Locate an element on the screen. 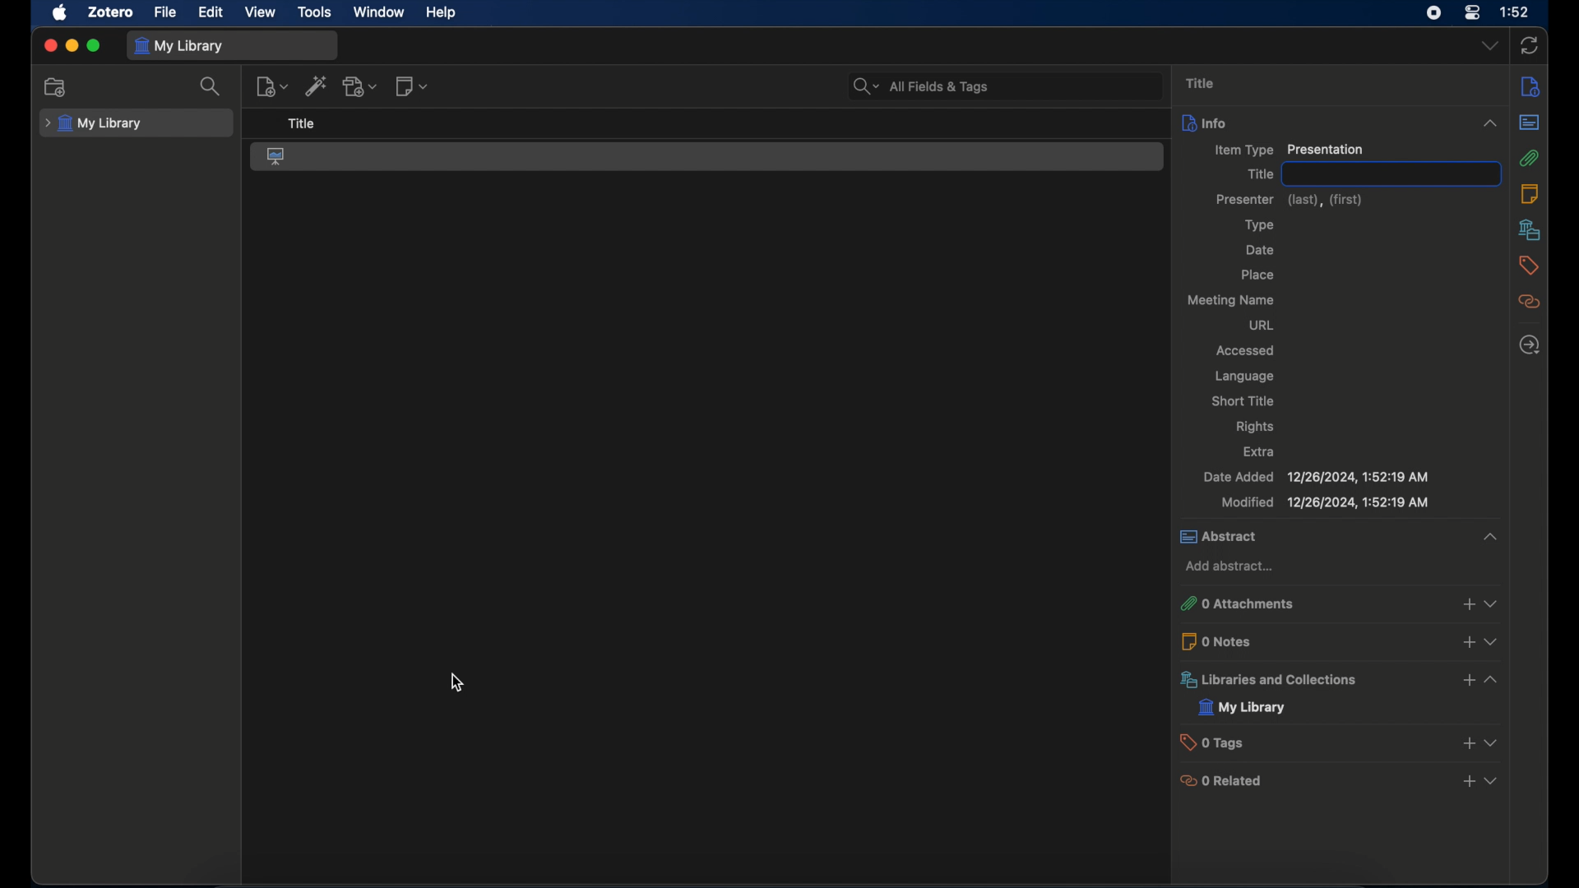 The height and width of the screenshot is (888, 1579). my library is located at coordinates (94, 124).